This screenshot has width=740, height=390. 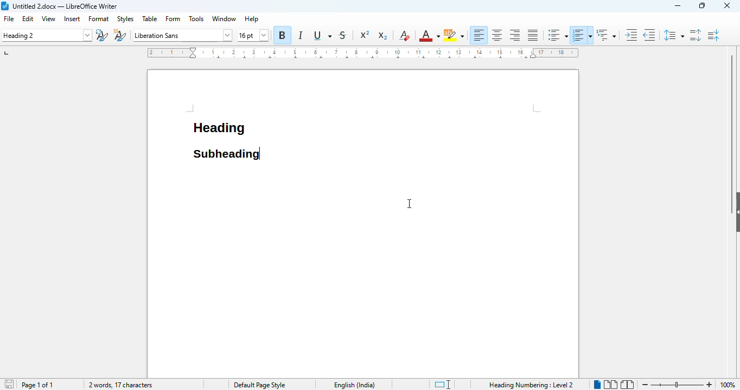 I want to click on ruler, so click(x=362, y=53).